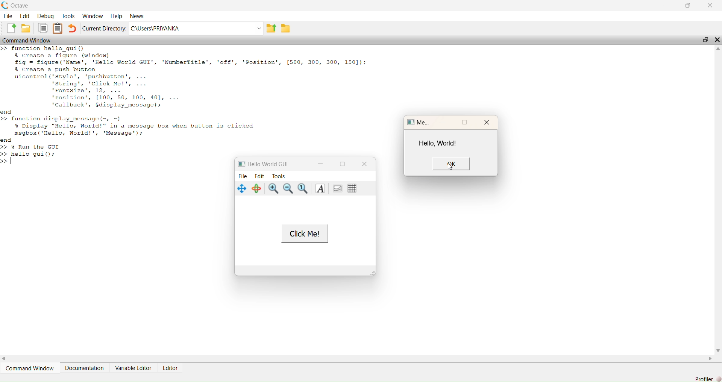 The width and height of the screenshot is (722, 382). I want to click on Octave, so click(17, 5).